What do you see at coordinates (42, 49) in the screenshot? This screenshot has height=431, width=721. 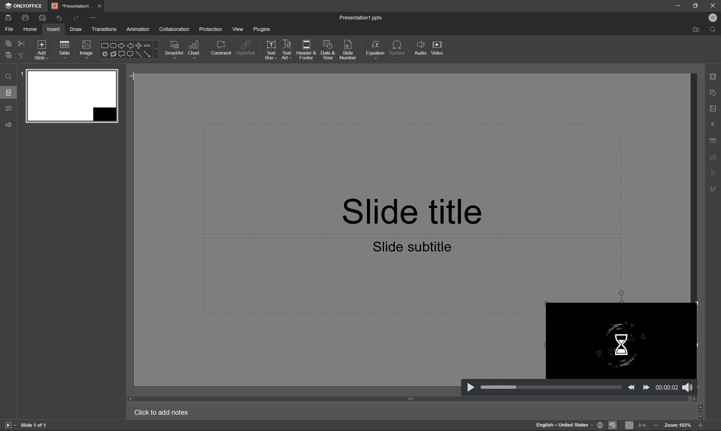 I see `add slide` at bounding box center [42, 49].